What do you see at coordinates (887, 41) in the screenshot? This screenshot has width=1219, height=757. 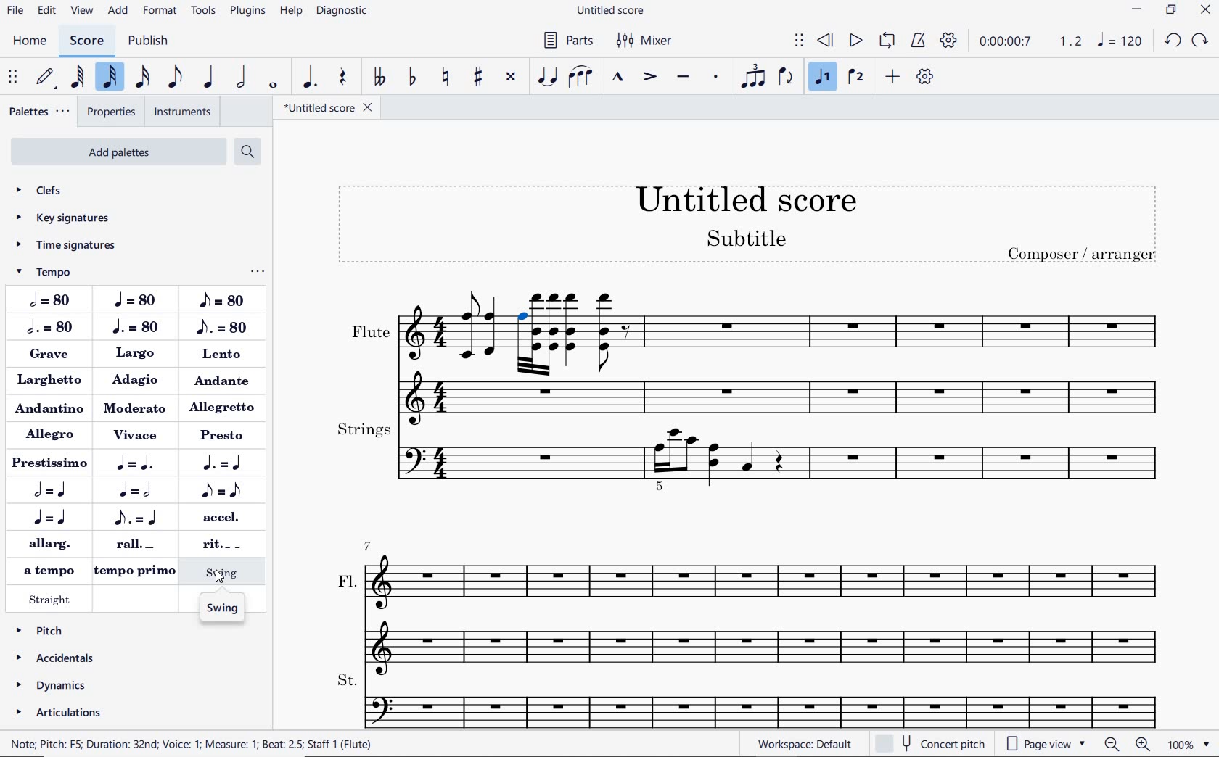 I see `LOOP PLAYBACK` at bounding box center [887, 41].